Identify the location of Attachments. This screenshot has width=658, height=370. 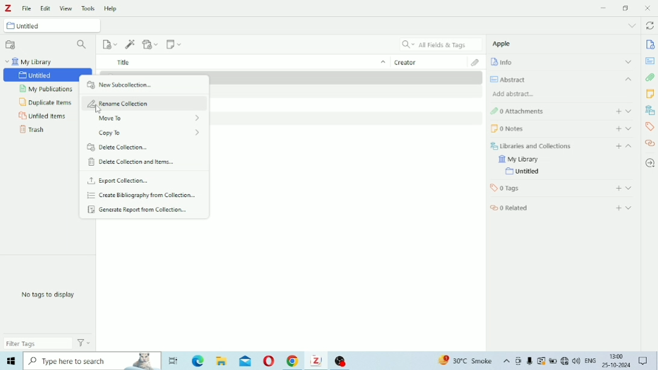
(517, 112).